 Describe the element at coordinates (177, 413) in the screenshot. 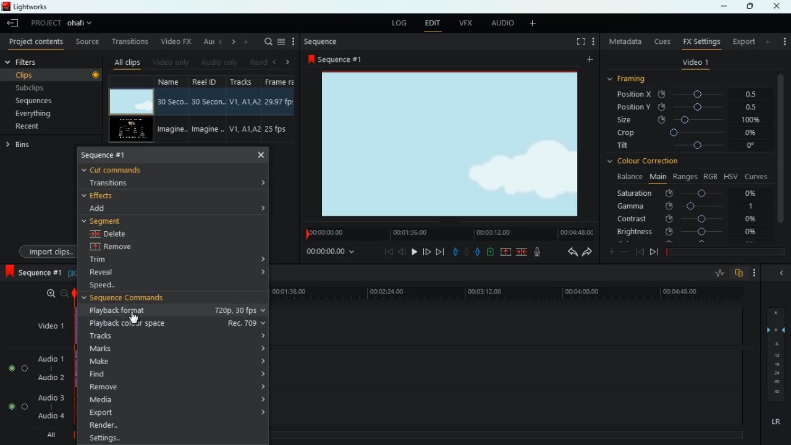

I see `export` at that location.